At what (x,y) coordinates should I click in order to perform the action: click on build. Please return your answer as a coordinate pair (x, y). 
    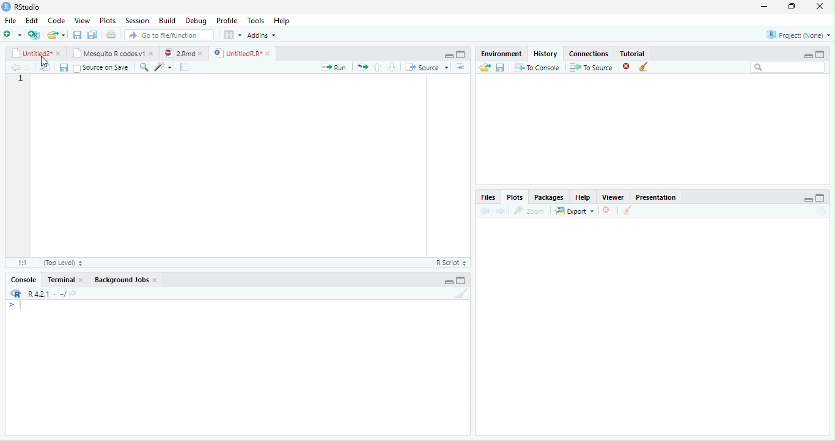
    Looking at the image, I should click on (167, 20).